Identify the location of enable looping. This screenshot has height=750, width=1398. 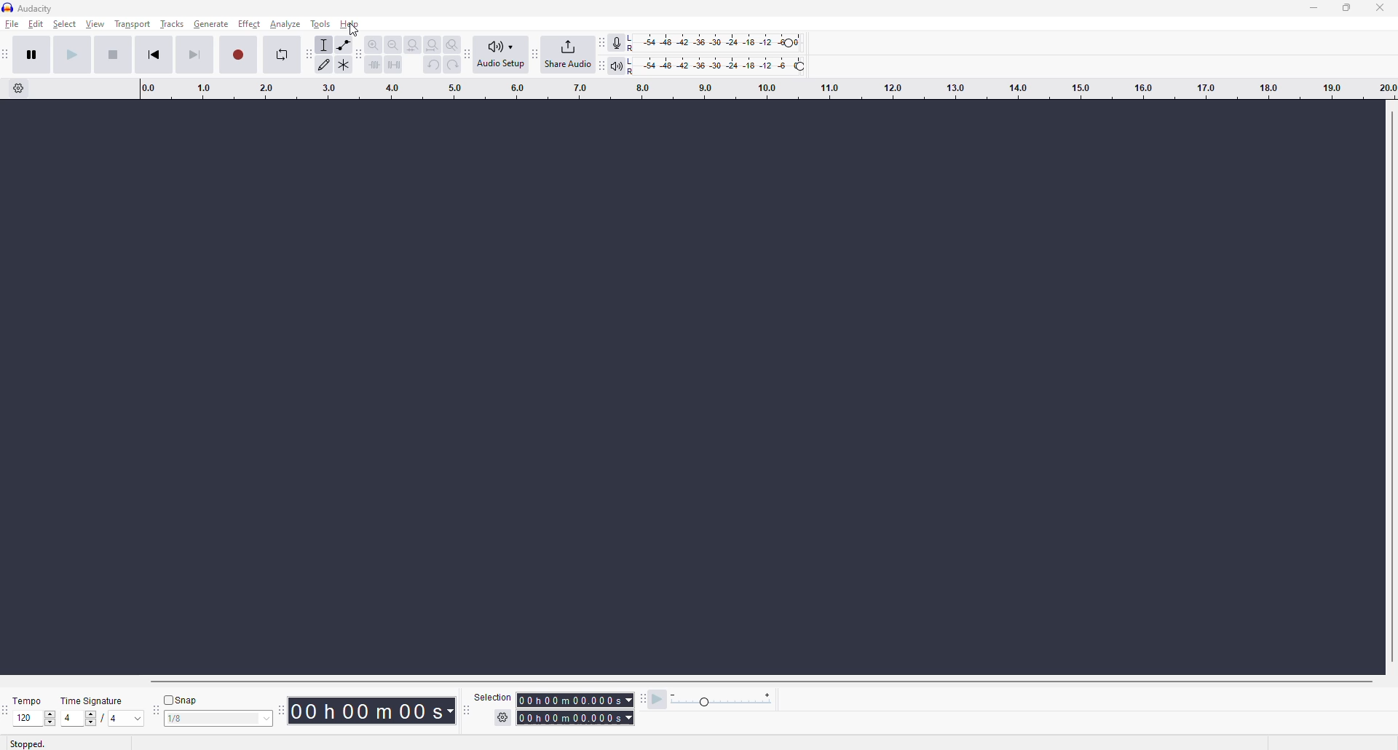
(280, 55).